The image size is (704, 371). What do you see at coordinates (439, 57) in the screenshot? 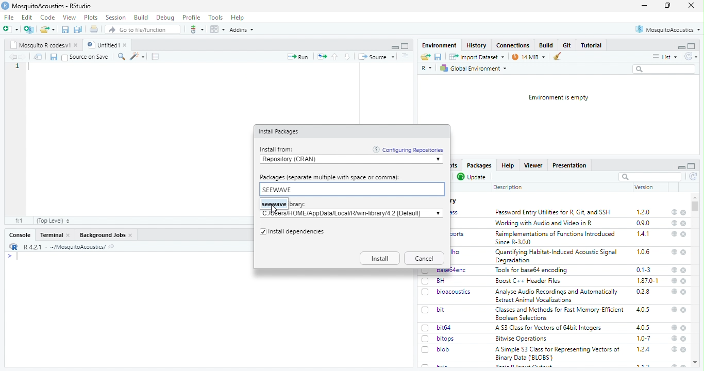
I see `save` at bounding box center [439, 57].